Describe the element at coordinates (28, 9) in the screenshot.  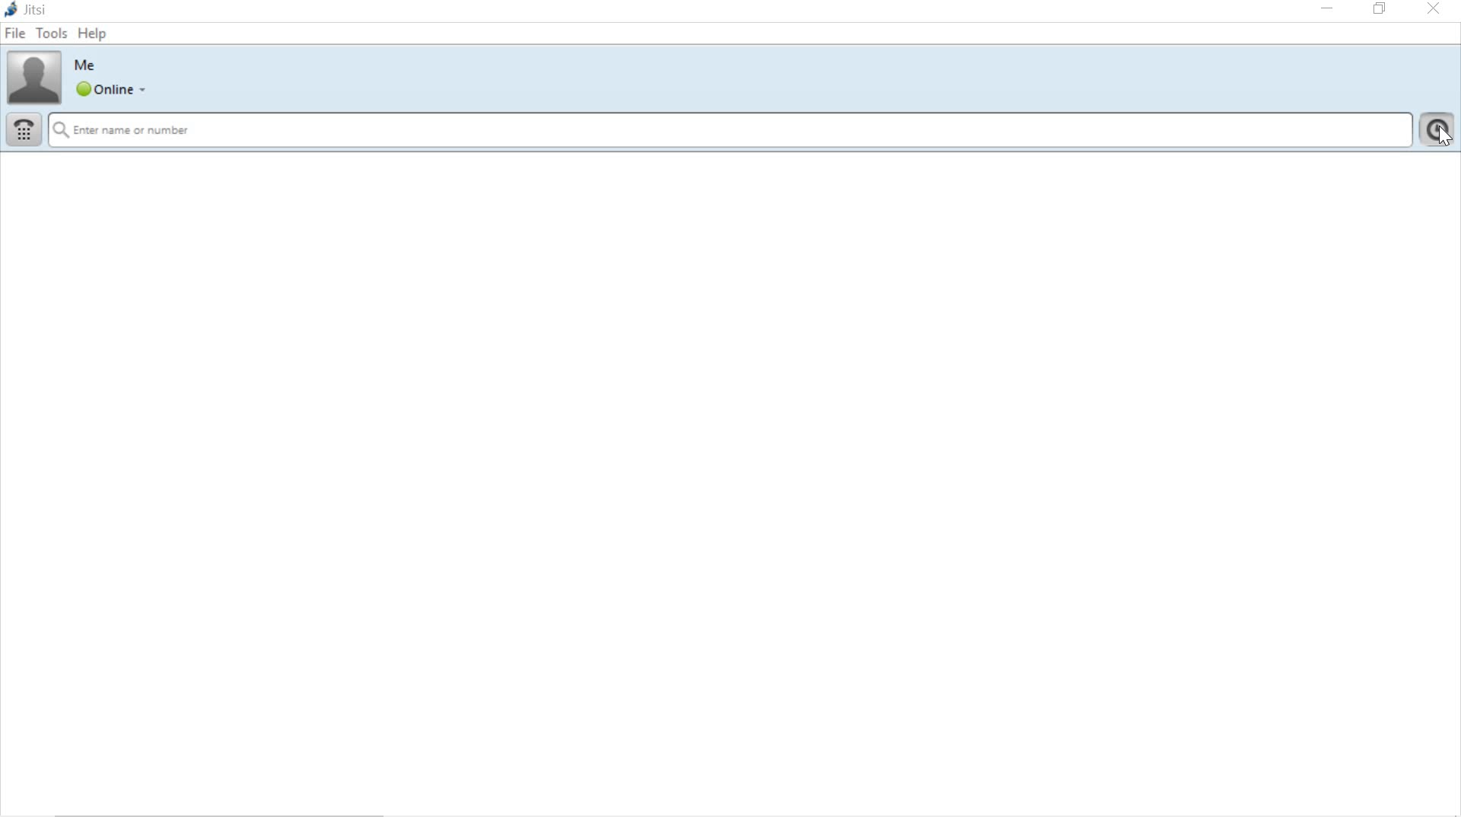
I see `system name` at that location.